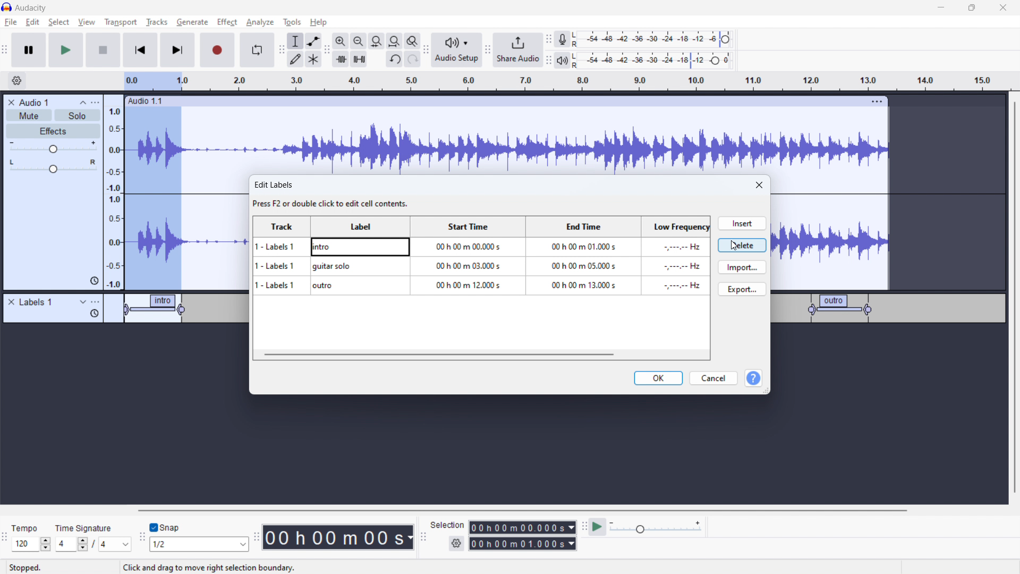 This screenshot has width=1020, height=574. What do you see at coordinates (659, 378) in the screenshot?
I see `ok` at bounding box center [659, 378].